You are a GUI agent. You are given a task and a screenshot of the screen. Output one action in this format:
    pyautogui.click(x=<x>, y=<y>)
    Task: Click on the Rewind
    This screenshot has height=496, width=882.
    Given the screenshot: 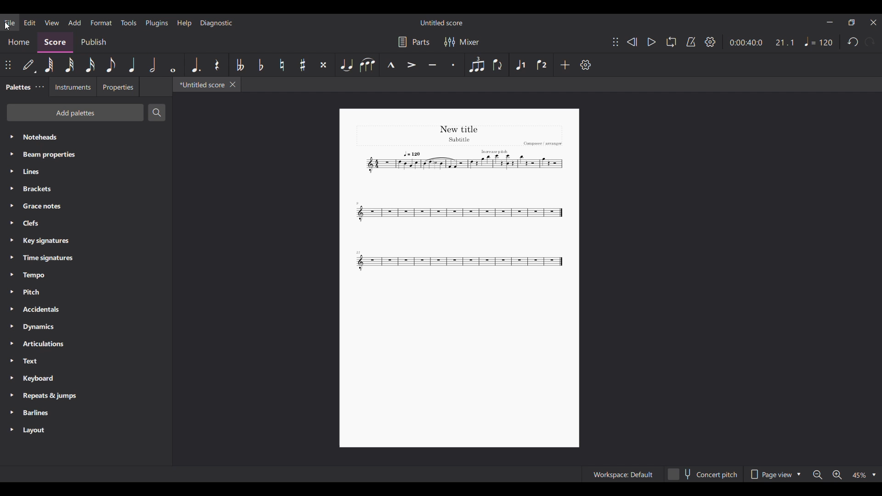 What is the action you would take?
    pyautogui.click(x=632, y=42)
    